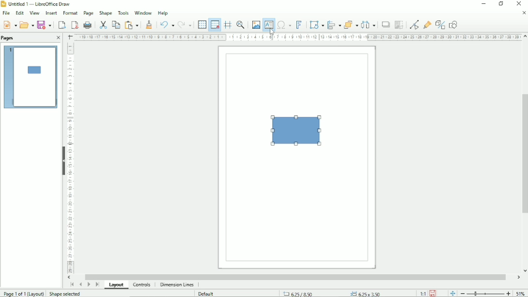 The height and width of the screenshot is (297, 528). I want to click on Zoom out/in, so click(486, 294).